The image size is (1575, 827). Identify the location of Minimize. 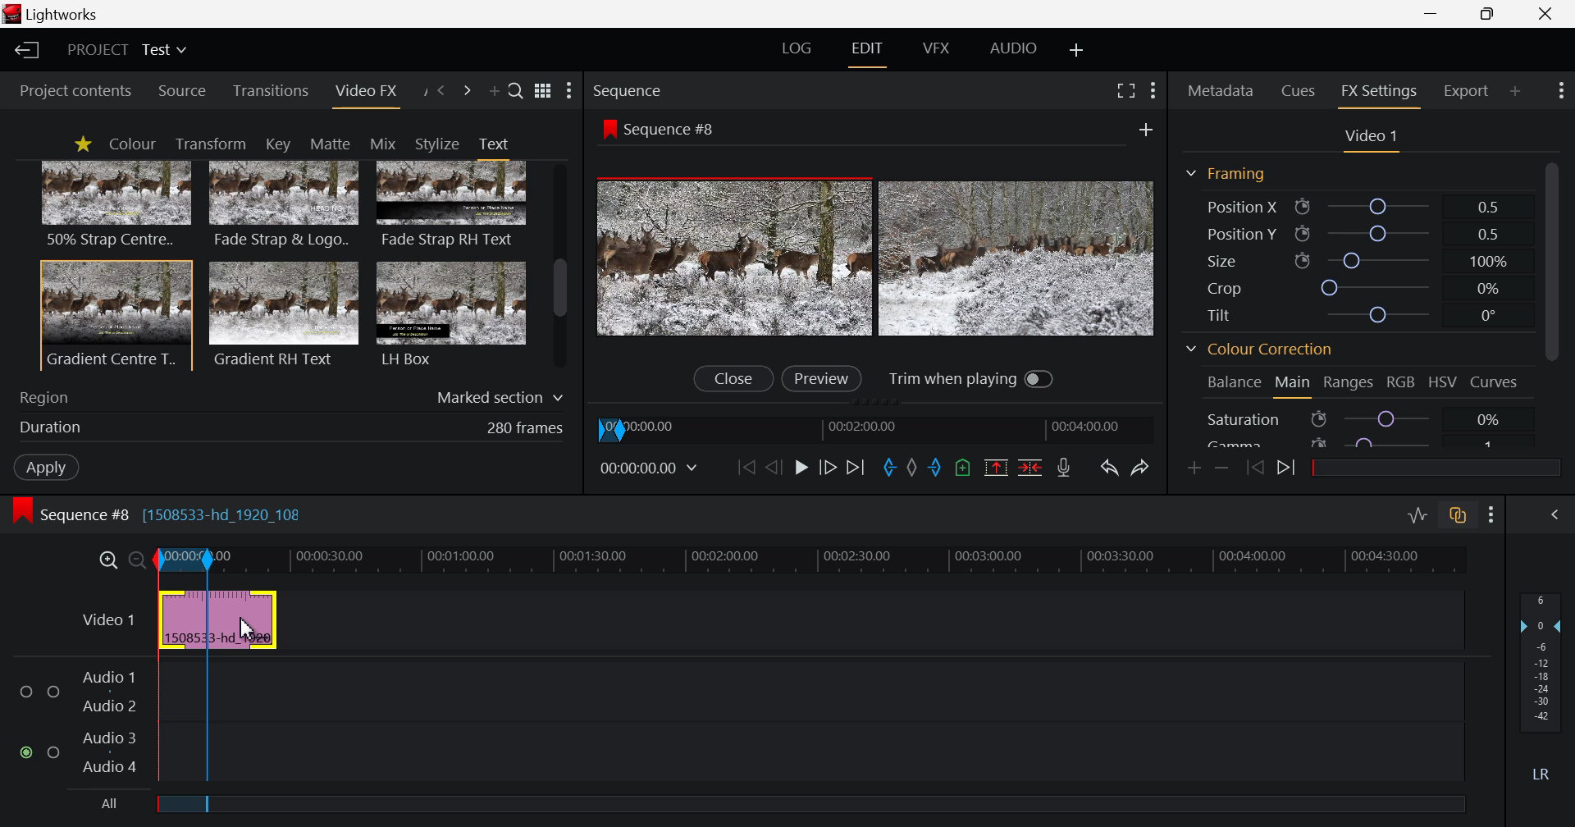
(1491, 15).